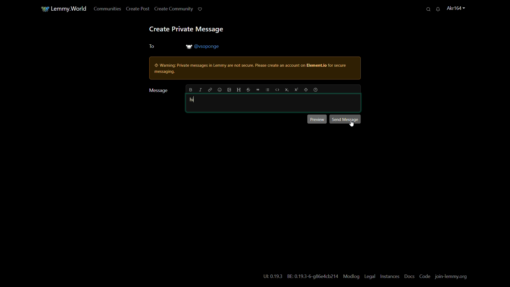 The height and width of the screenshot is (287, 510). Describe the element at coordinates (410, 277) in the screenshot. I see `docs` at that location.